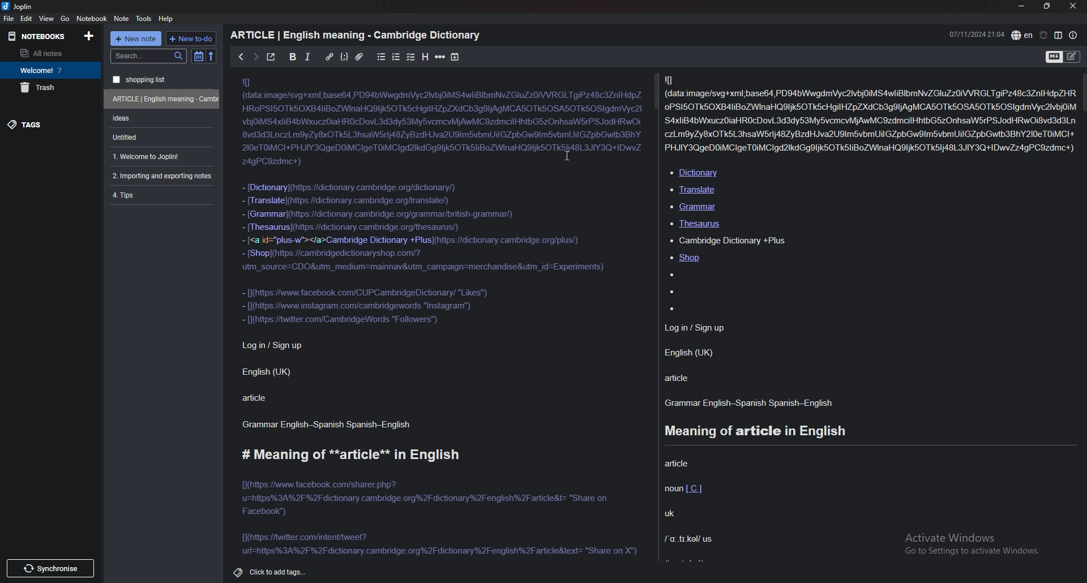  Describe the element at coordinates (280, 573) in the screenshot. I see `add tag` at that location.